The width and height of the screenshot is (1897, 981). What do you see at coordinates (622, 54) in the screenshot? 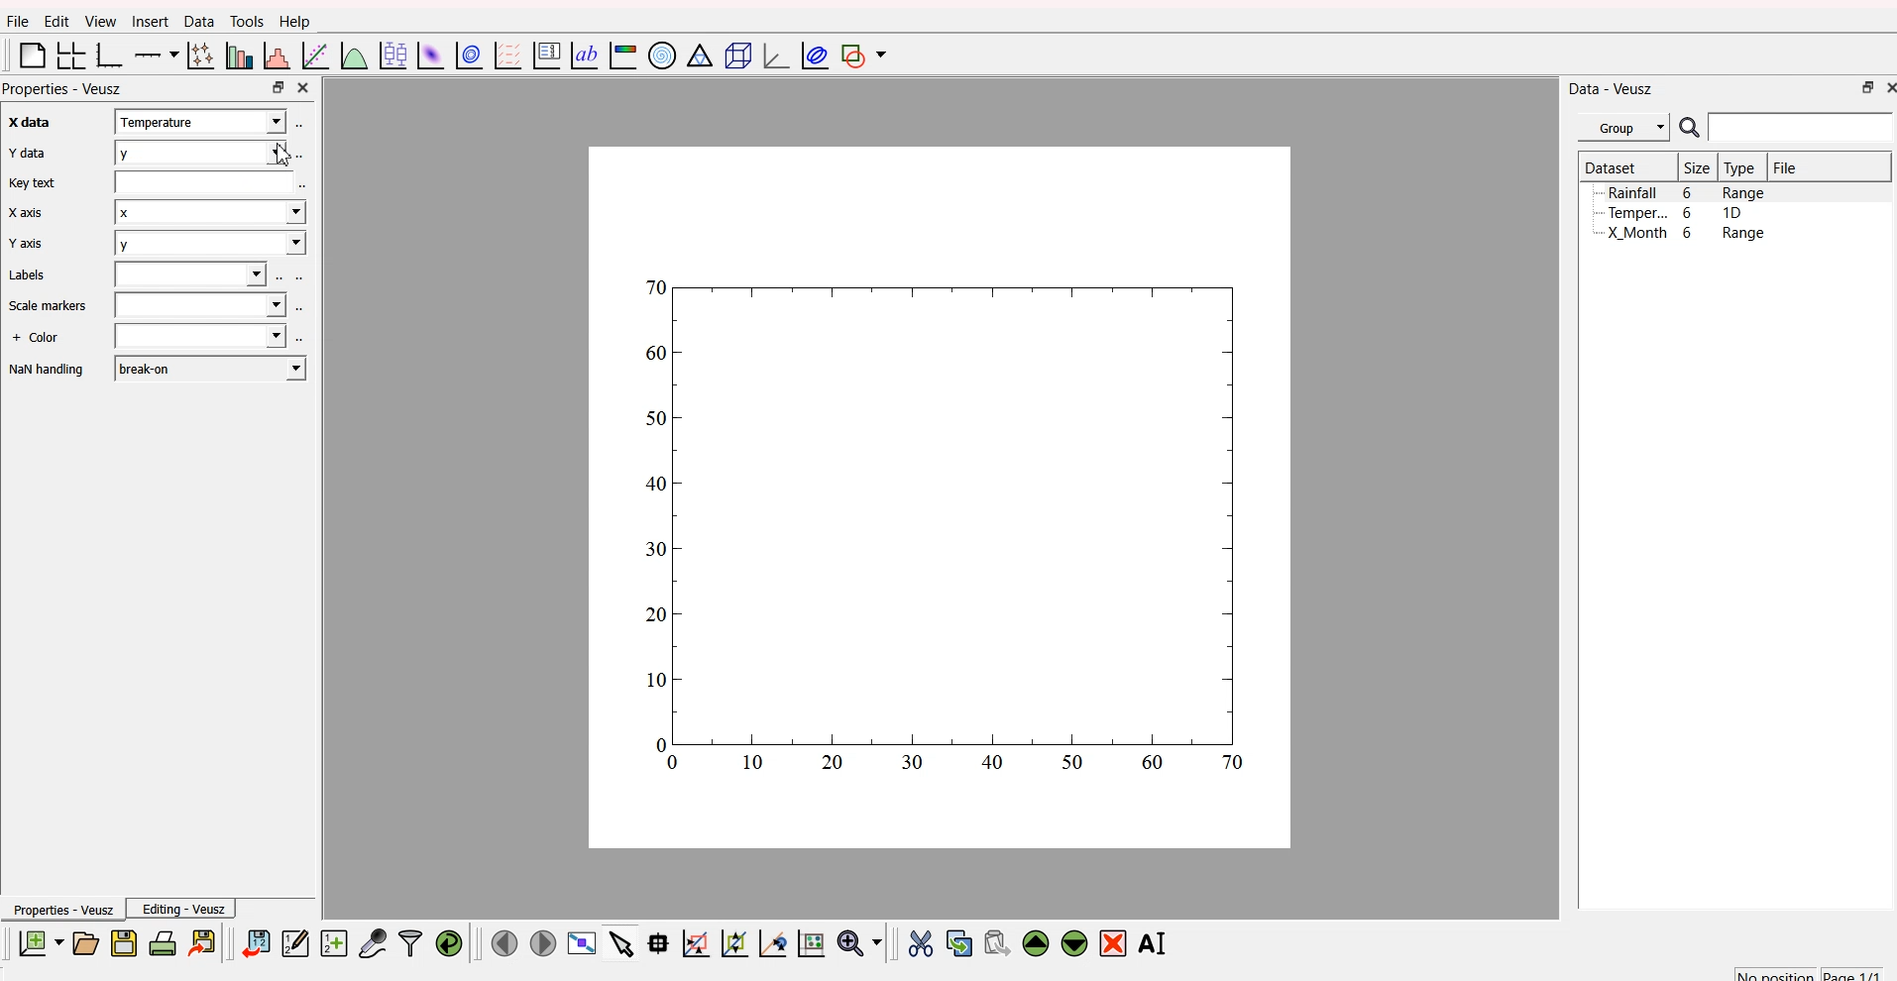
I see `image color bar ` at bounding box center [622, 54].